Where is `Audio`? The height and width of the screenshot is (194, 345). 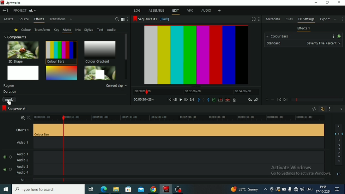
Audio is located at coordinates (112, 30).